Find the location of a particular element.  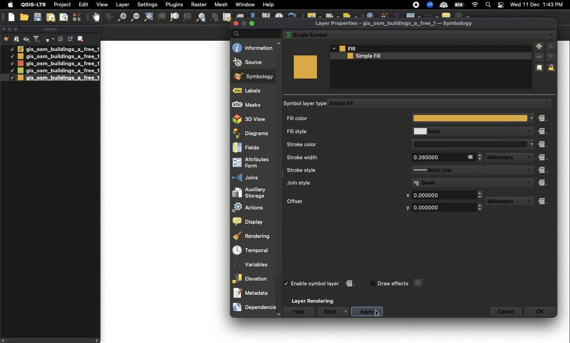

 is located at coordinates (545, 118).